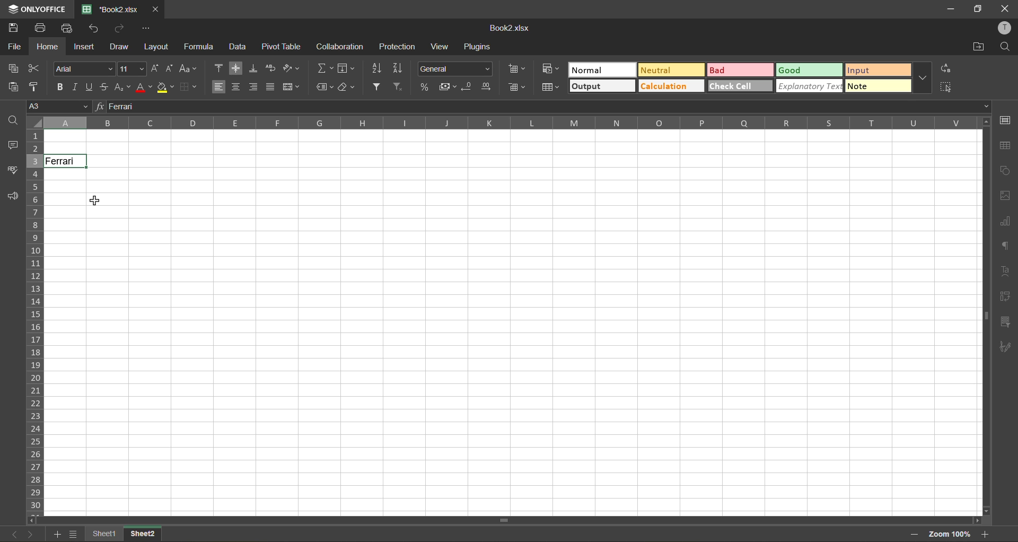 This screenshot has width=1018, height=542. What do you see at coordinates (35, 323) in the screenshot?
I see `row numbers` at bounding box center [35, 323].